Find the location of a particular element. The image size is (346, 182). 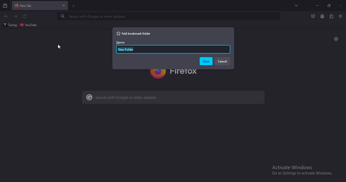

close is located at coordinates (341, 5).